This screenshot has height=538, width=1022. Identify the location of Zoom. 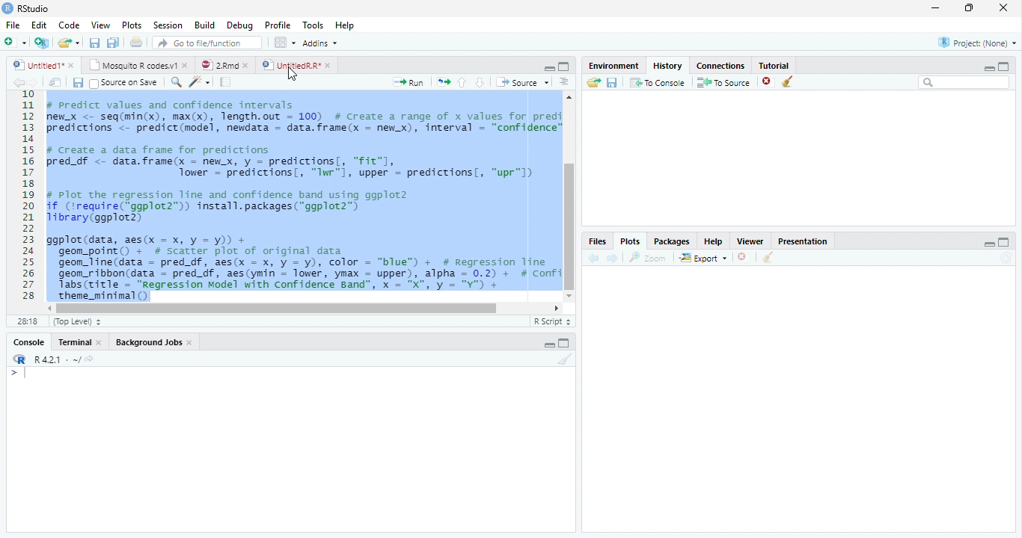
(176, 84).